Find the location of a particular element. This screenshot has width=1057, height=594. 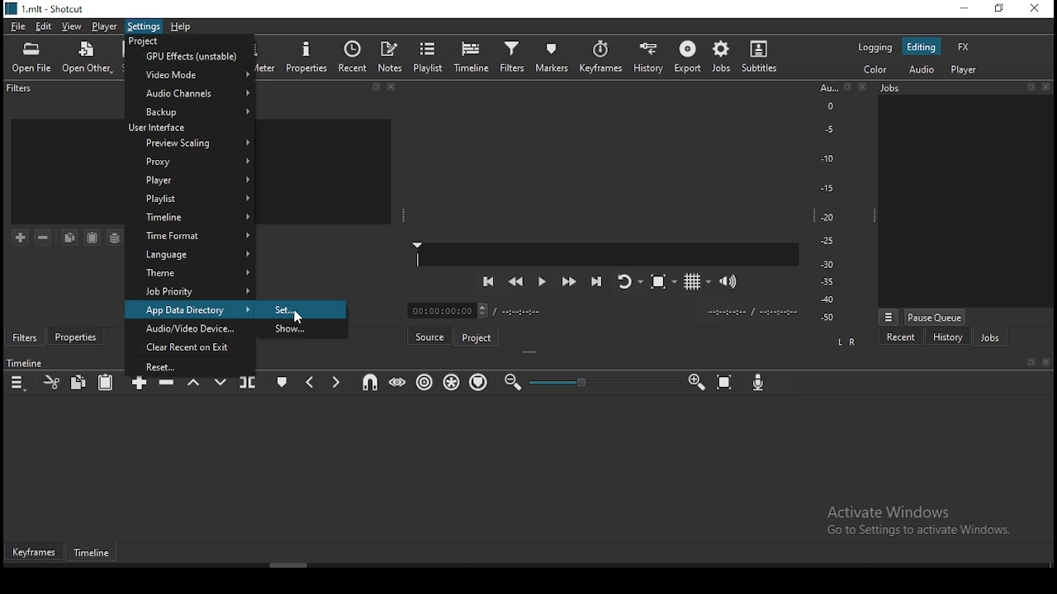

proxy is located at coordinates (190, 162).